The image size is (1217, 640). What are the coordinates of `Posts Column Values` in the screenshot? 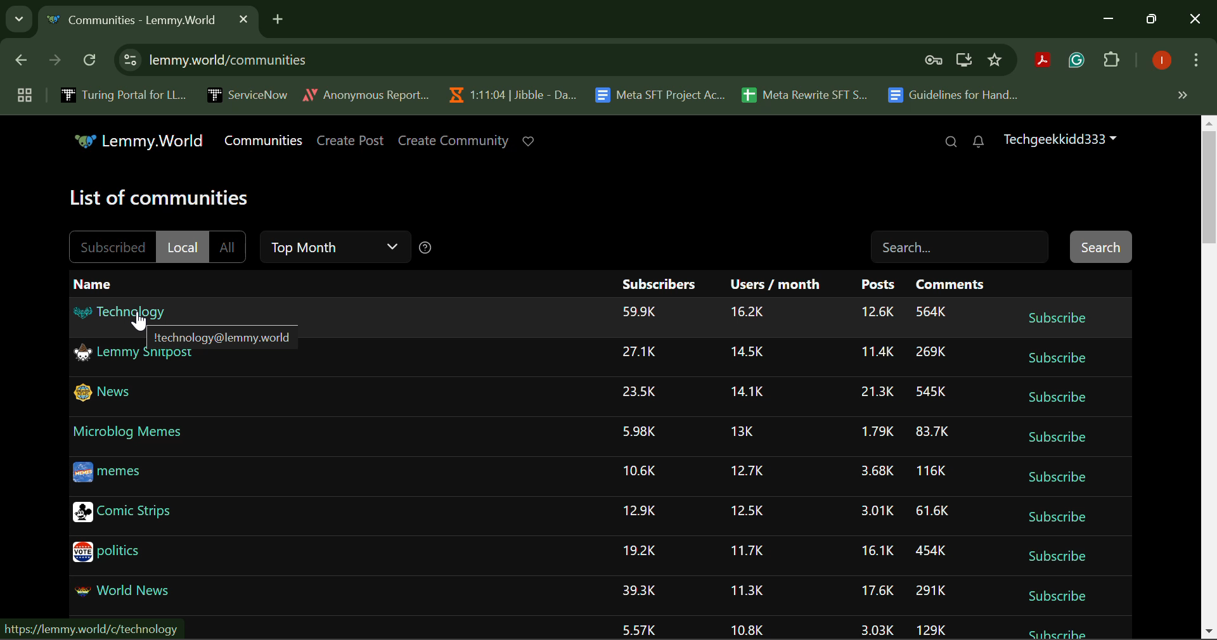 It's located at (878, 470).